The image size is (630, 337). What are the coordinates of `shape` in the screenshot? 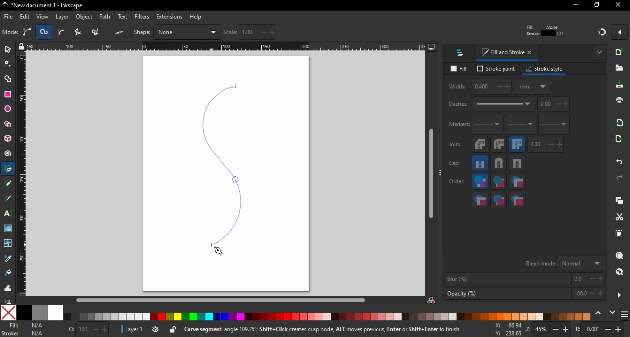 It's located at (177, 32).